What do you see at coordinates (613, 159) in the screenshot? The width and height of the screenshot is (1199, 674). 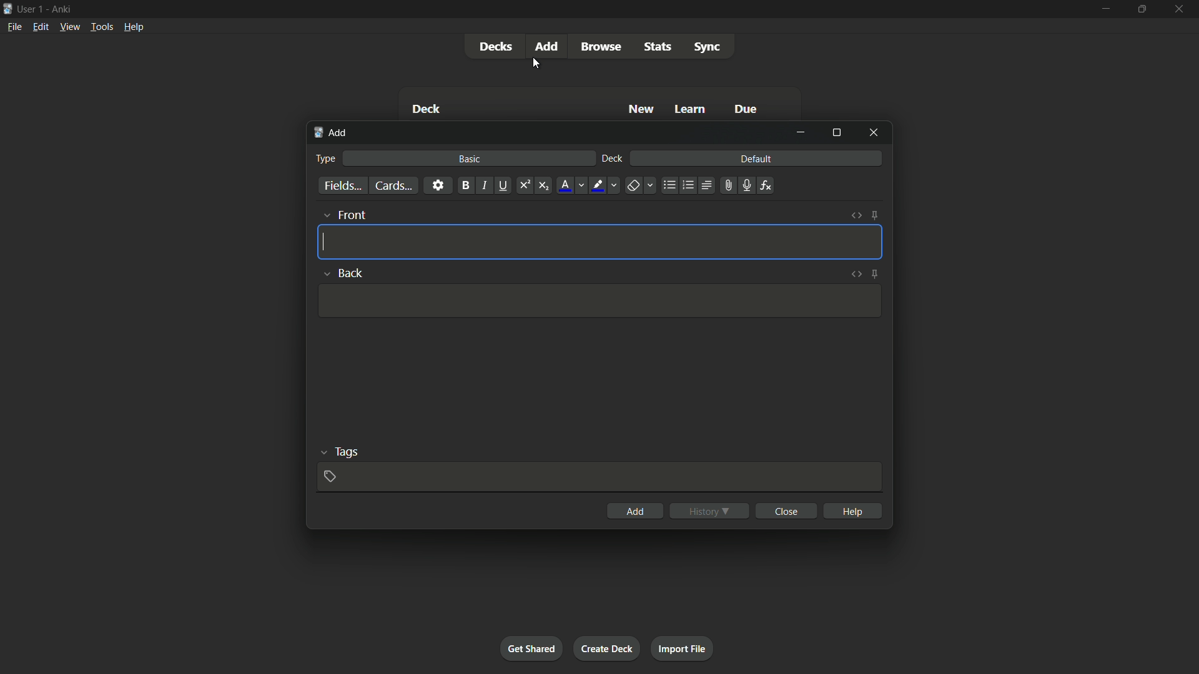 I see `deck` at bounding box center [613, 159].